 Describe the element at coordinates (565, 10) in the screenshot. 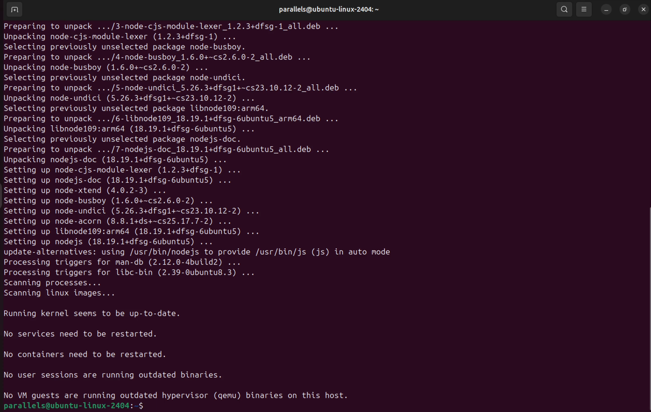

I see `search` at that location.